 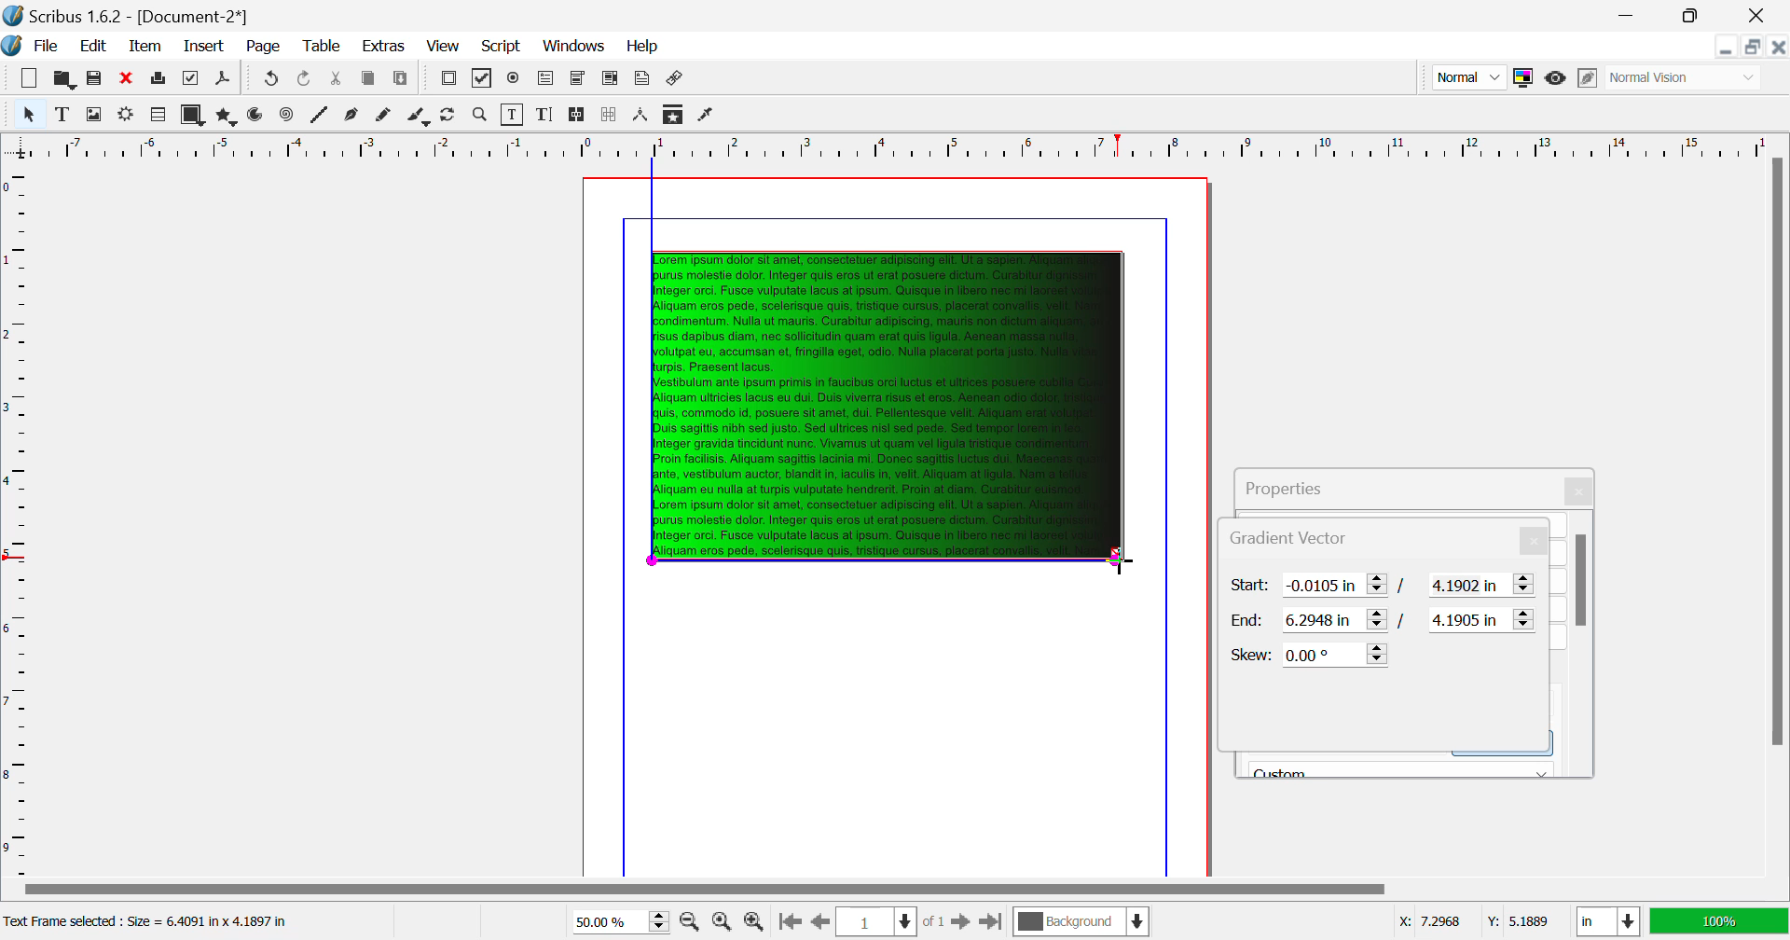 What do you see at coordinates (94, 78) in the screenshot?
I see `Save` at bounding box center [94, 78].